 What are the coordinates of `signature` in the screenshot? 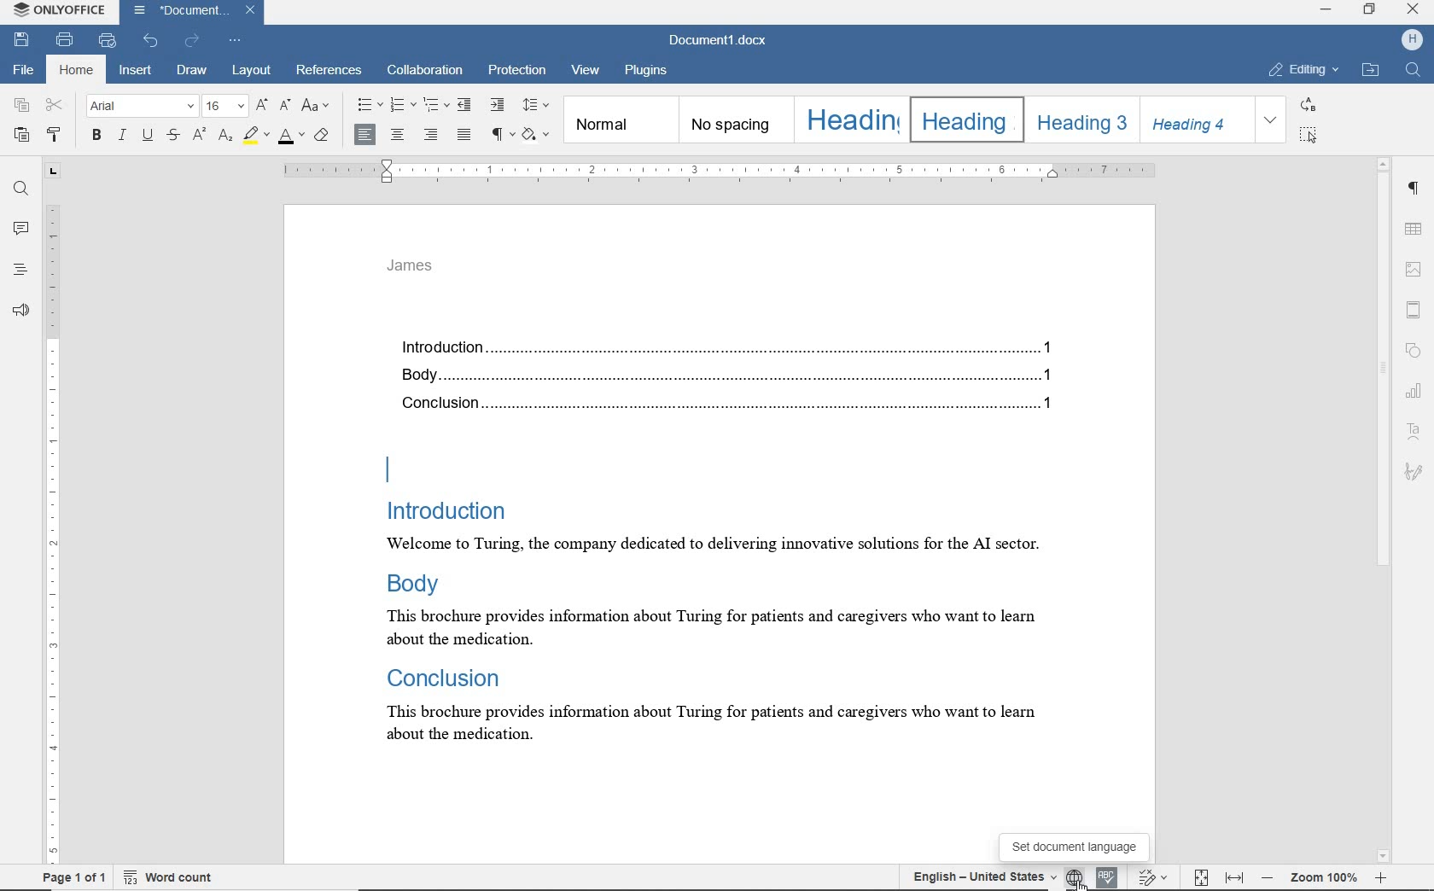 It's located at (1413, 470).